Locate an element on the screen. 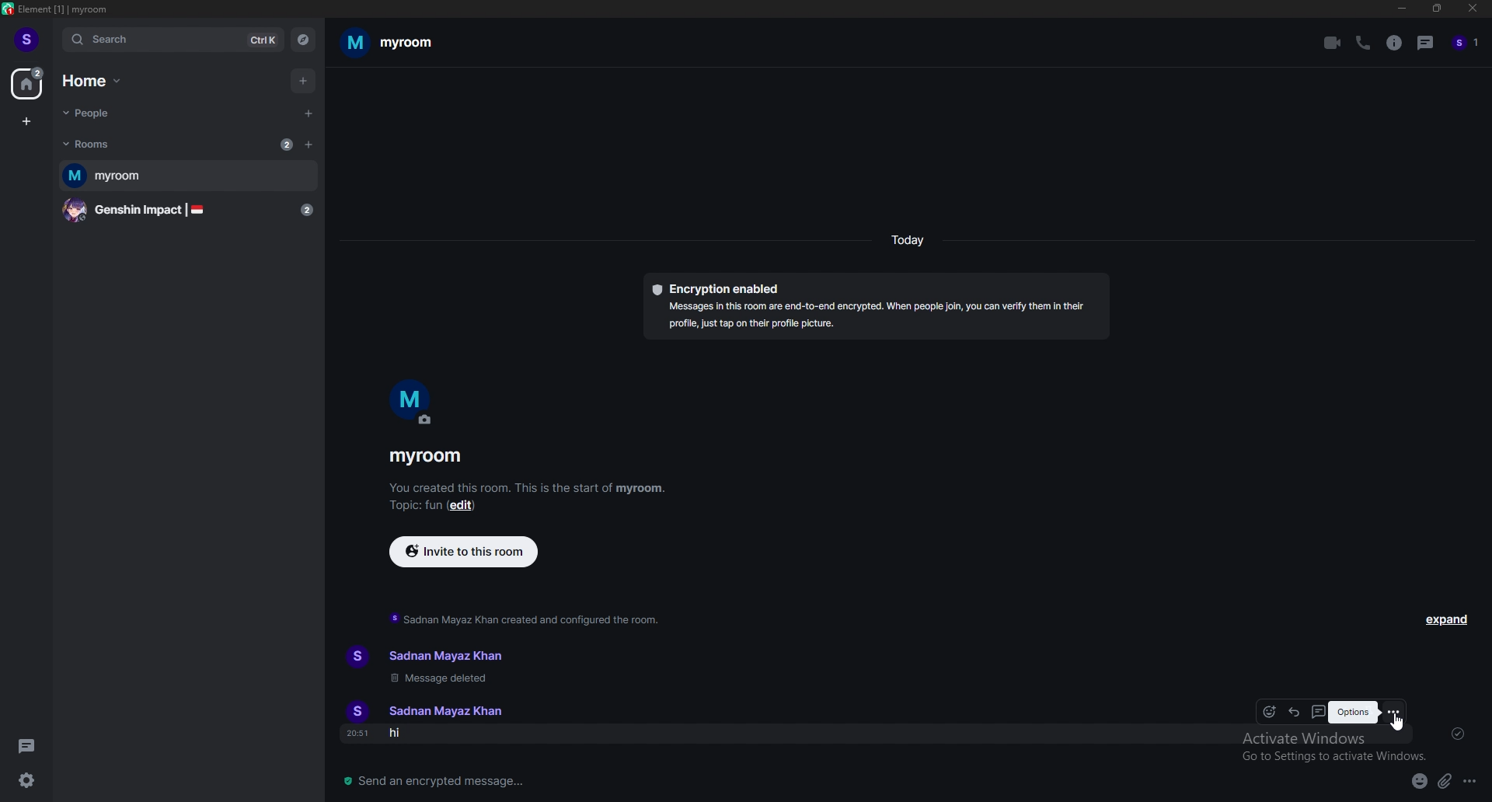 The height and width of the screenshot is (802, 1492). add room is located at coordinates (309, 144).